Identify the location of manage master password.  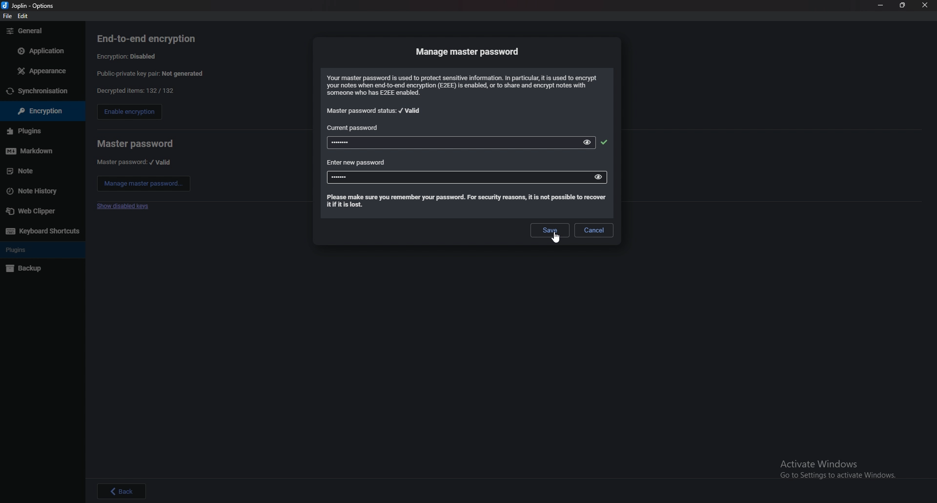
(469, 51).